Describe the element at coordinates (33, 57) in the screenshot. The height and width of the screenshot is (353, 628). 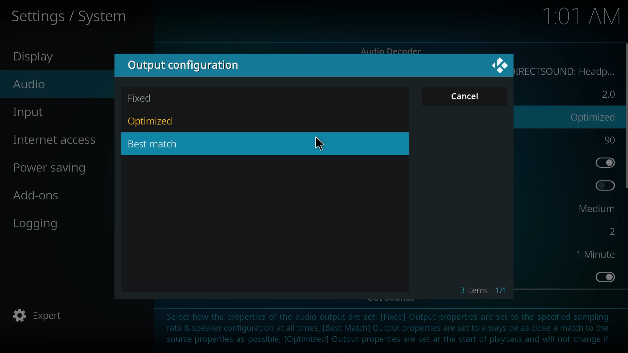
I see `display` at that location.